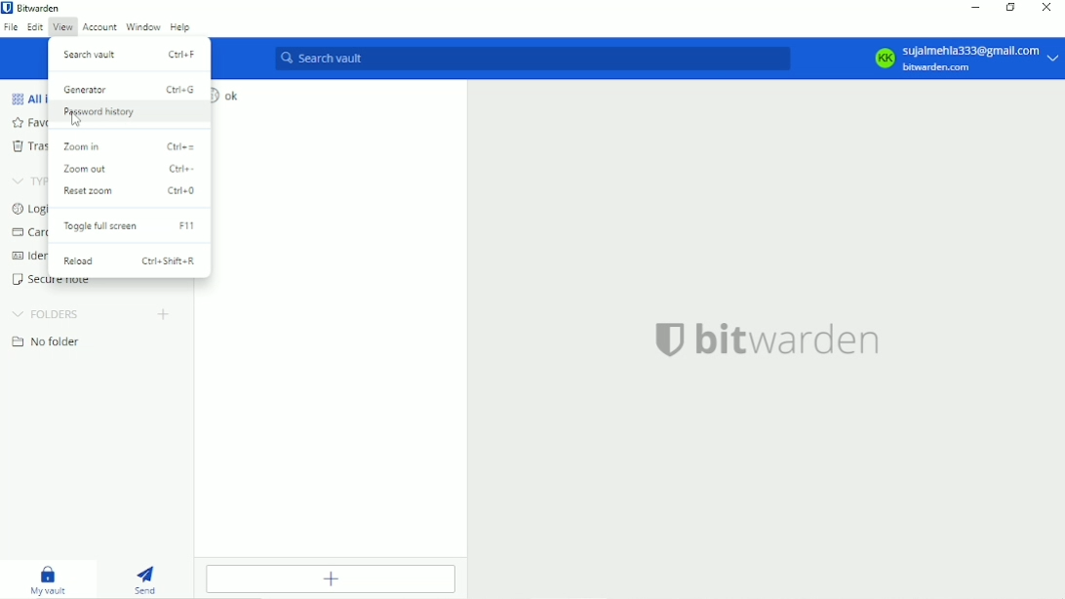  Describe the element at coordinates (181, 26) in the screenshot. I see `Help` at that location.